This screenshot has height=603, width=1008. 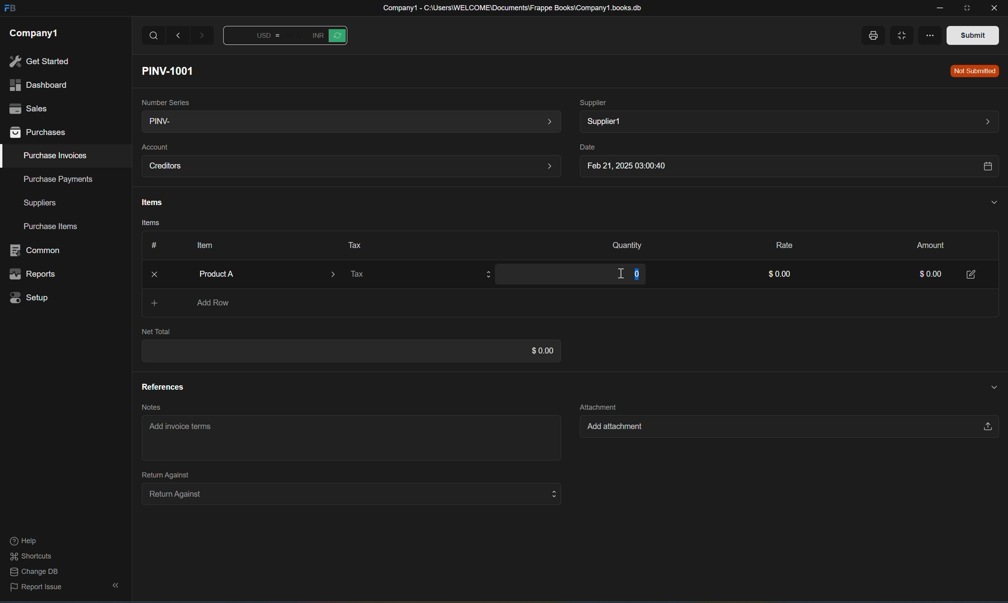 I want to click on Amount, so click(x=926, y=244).